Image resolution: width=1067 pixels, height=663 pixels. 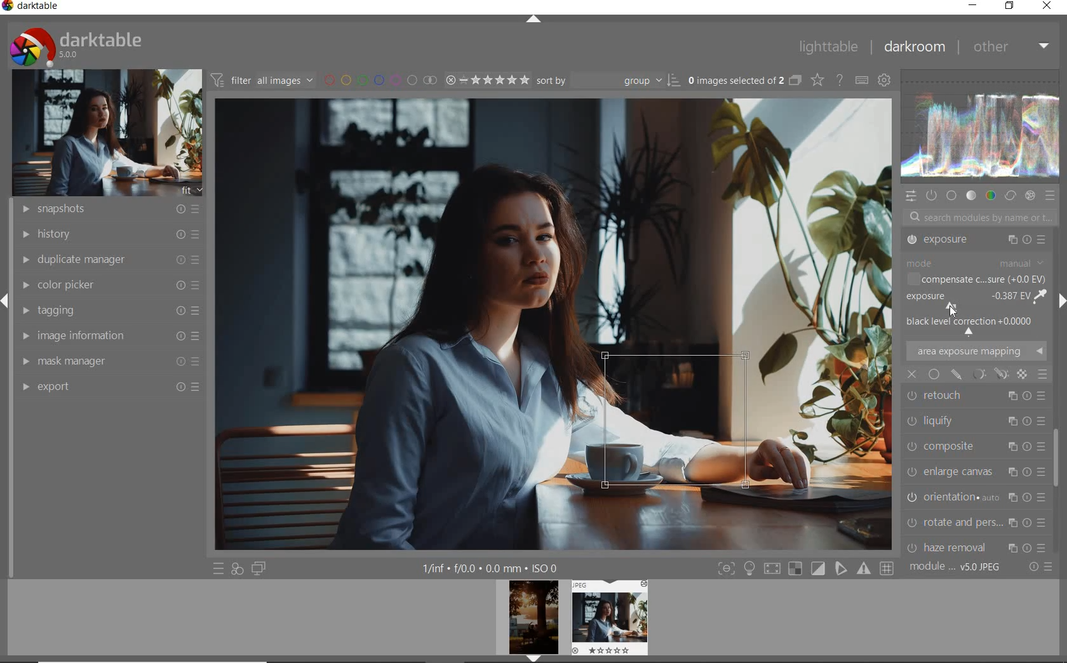 I want to click on HAZE REMOVAL, so click(x=976, y=469).